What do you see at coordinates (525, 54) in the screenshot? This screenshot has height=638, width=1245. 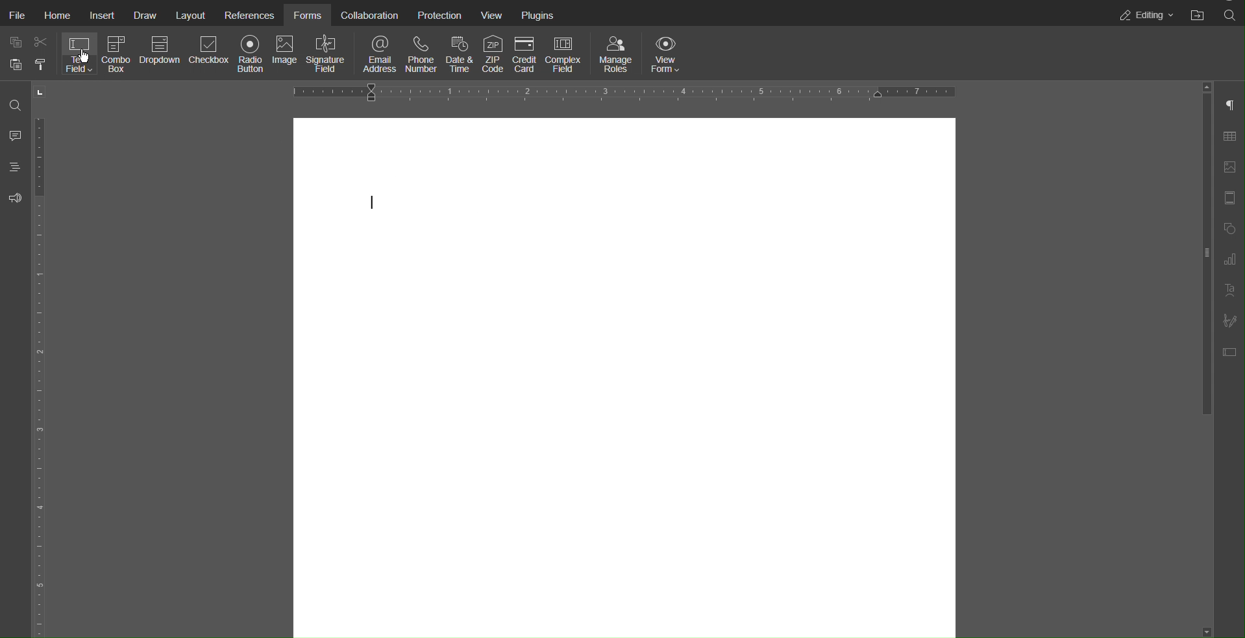 I see `Credit Card` at bounding box center [525, 54].